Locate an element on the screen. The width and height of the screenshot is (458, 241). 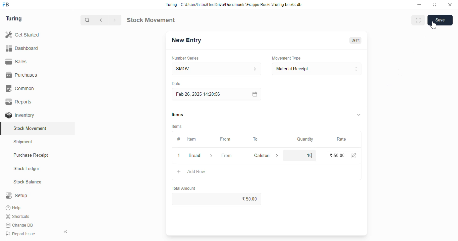
total amount is located at coordinates (184, 188).